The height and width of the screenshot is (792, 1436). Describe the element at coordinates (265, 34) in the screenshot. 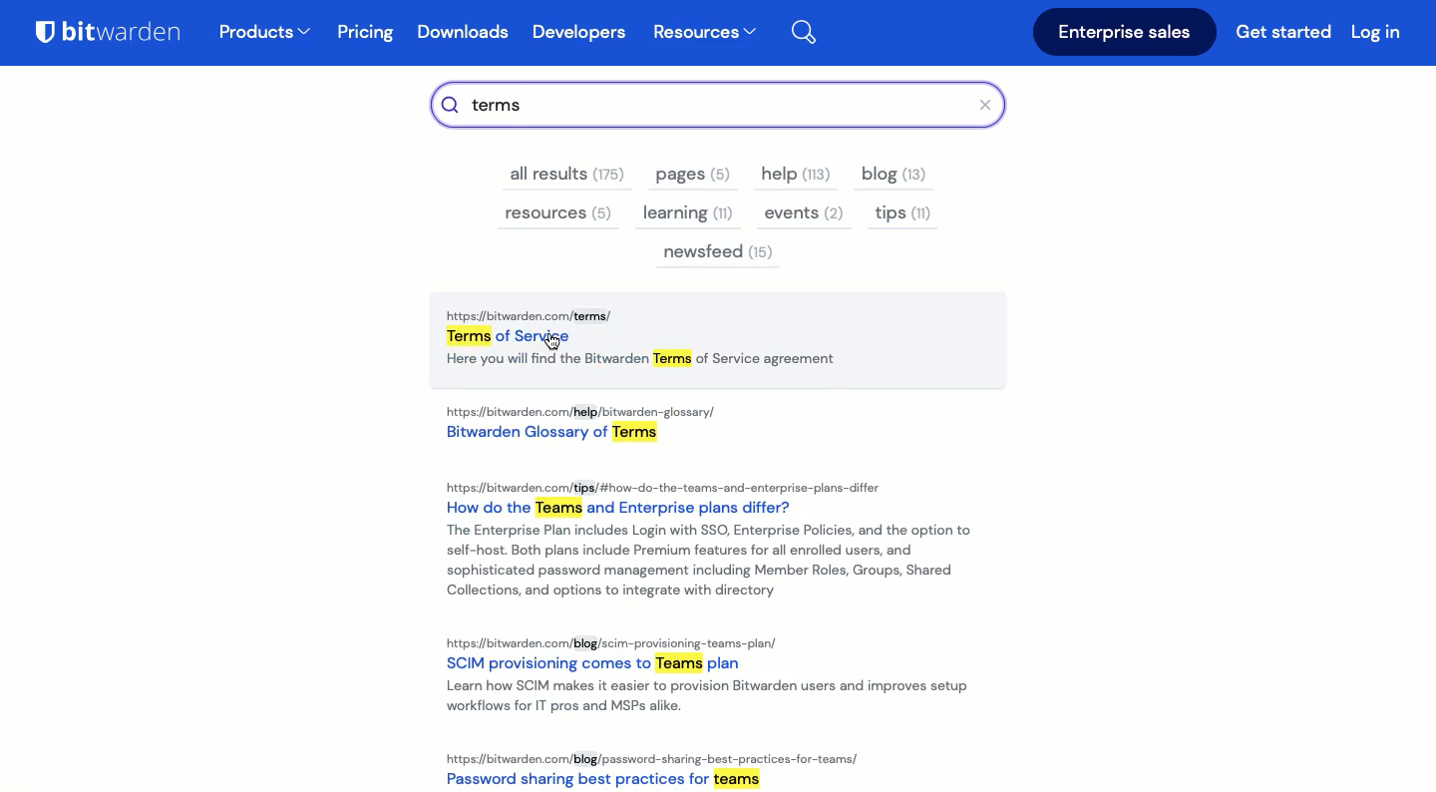

I see `products` at that location.